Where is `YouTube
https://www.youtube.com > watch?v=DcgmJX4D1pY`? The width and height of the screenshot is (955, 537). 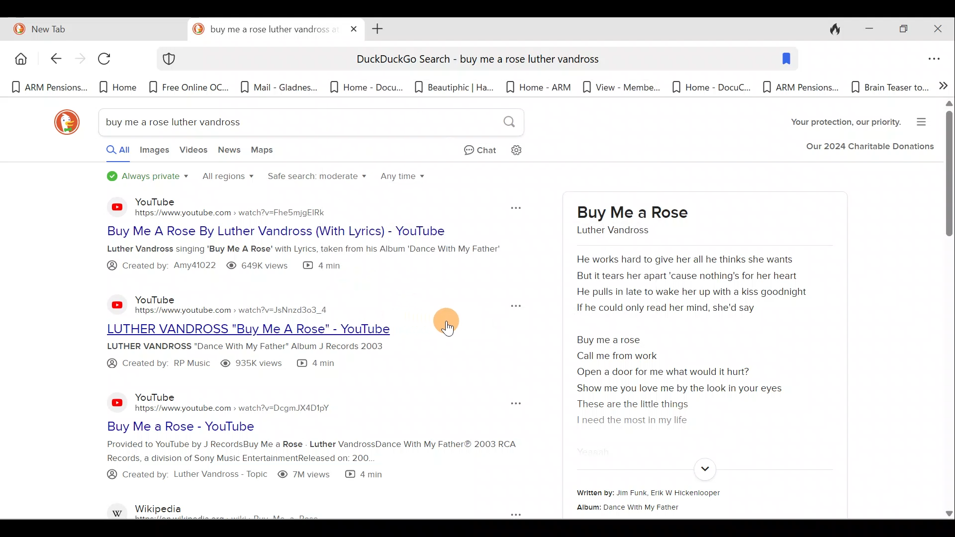 YouTube
https://www.youtube.com > watch?v=DcgmJX4D1pY is located at coordinates (238, 402).